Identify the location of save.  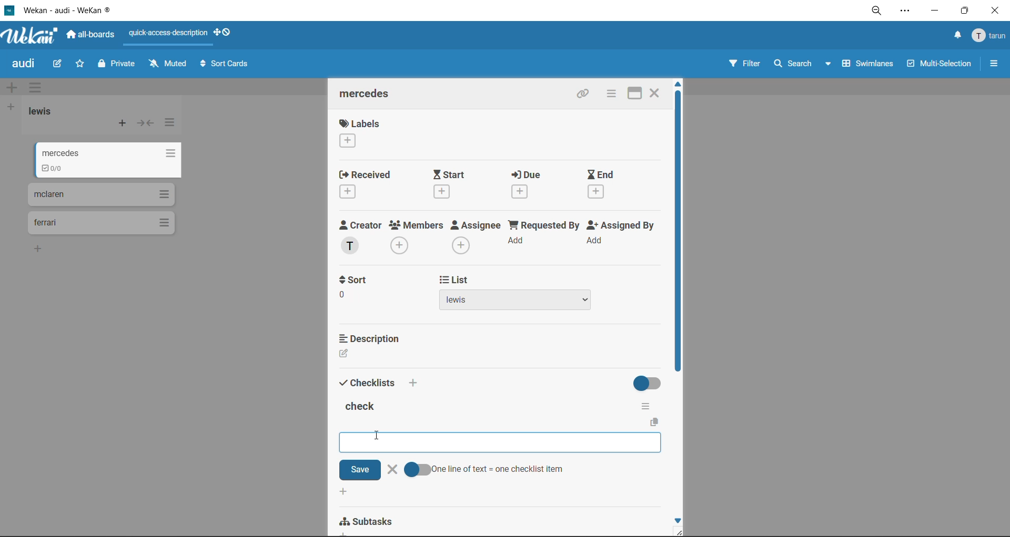
(359, 470).